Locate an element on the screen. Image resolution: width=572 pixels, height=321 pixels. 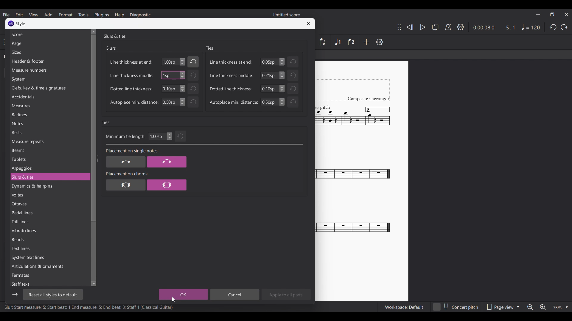
Undo is located at coordinates (181, 136).